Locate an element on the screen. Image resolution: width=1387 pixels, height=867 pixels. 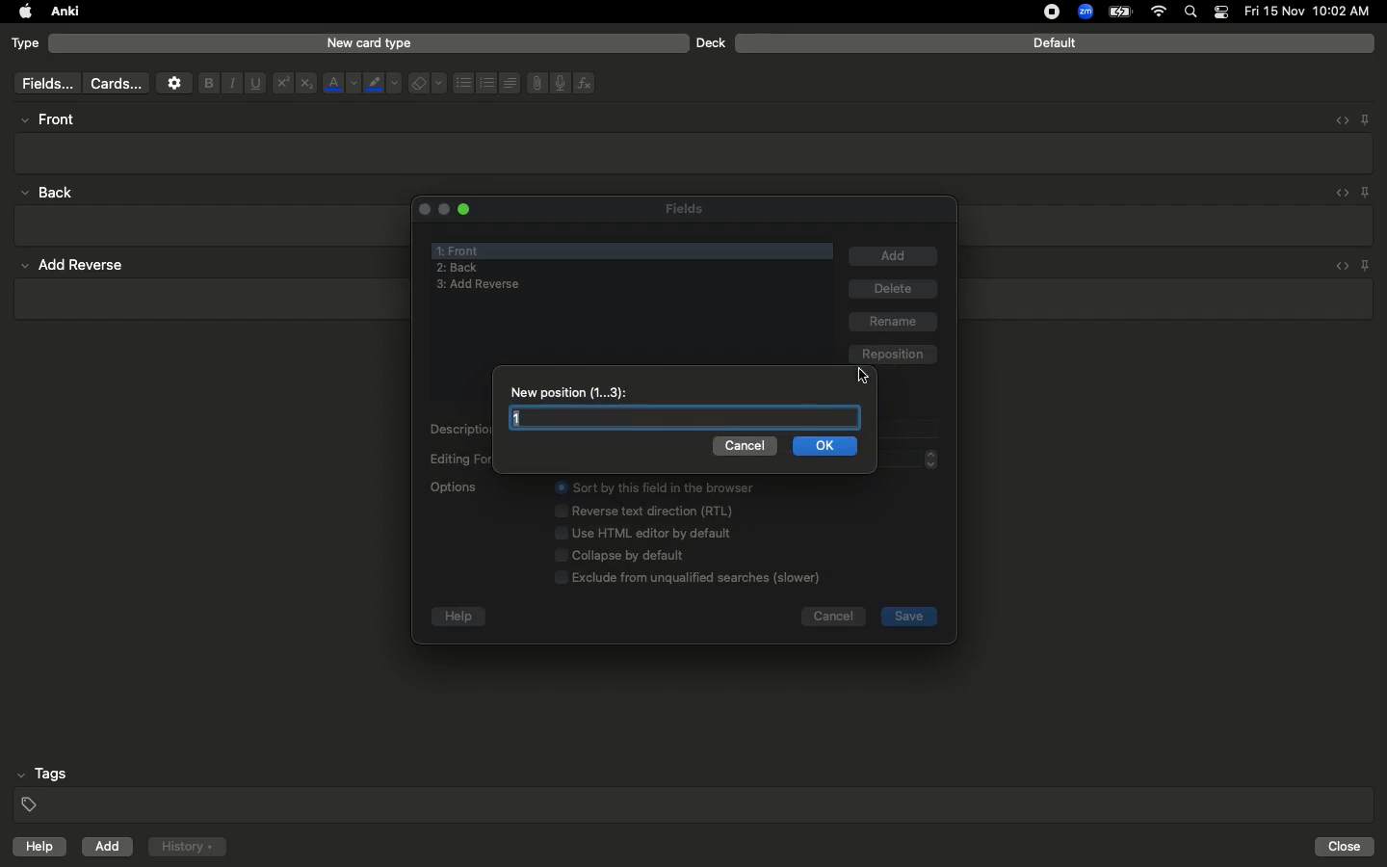
help is located at coordinates (36, 849).